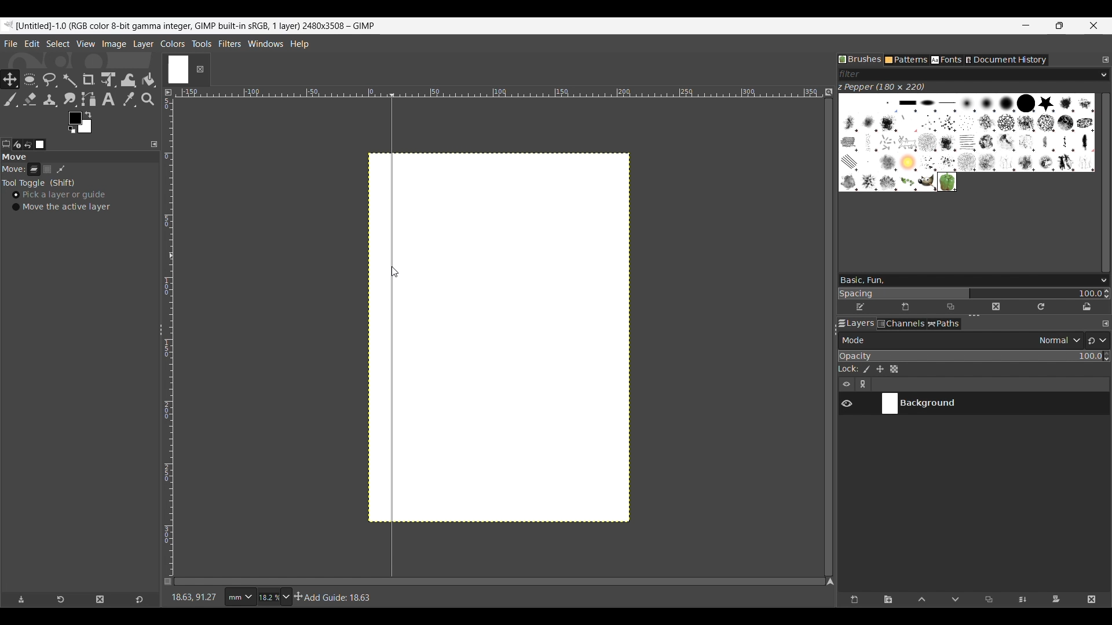 The image size is (1112, 625). Describe the element at coordinates (69, 100) in the screenshot. I see `Smudge tool` at that location.